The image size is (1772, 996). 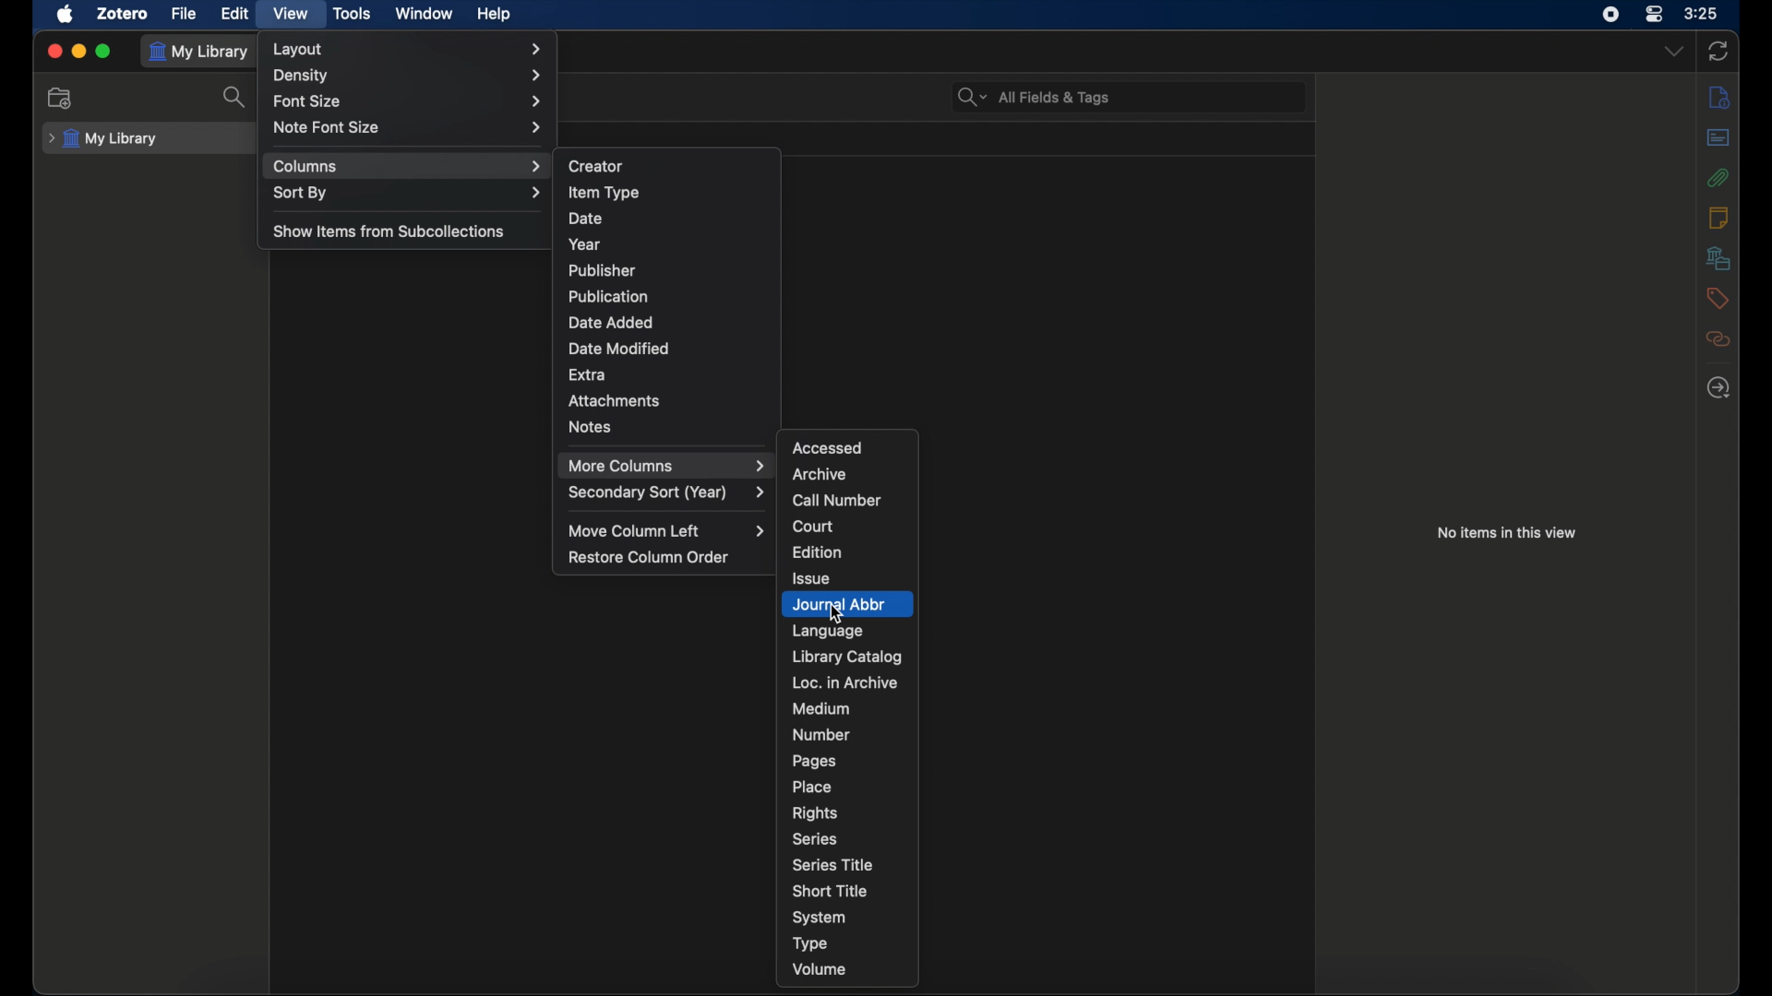 What do you see at coordinates (818, 551) in the screenshot?
I see `edition` at bounding box center [818, 551].